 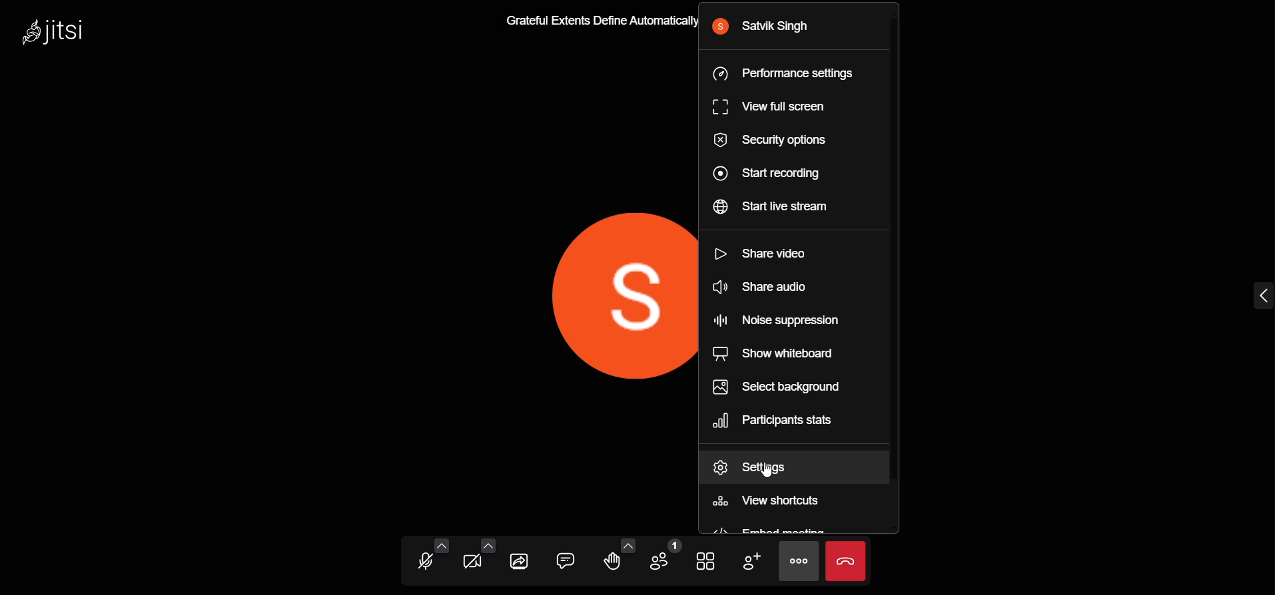 I want to click on audio setting, so click(x=440, y=544).